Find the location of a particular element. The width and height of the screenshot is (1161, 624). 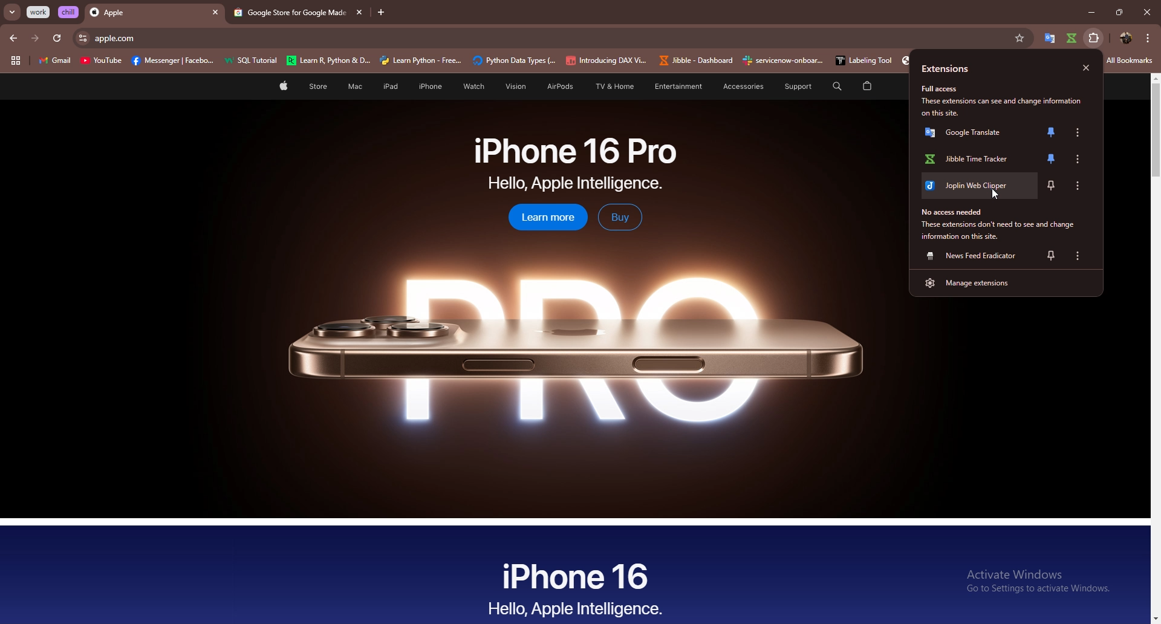

Support is located at coordinates (793, 86).